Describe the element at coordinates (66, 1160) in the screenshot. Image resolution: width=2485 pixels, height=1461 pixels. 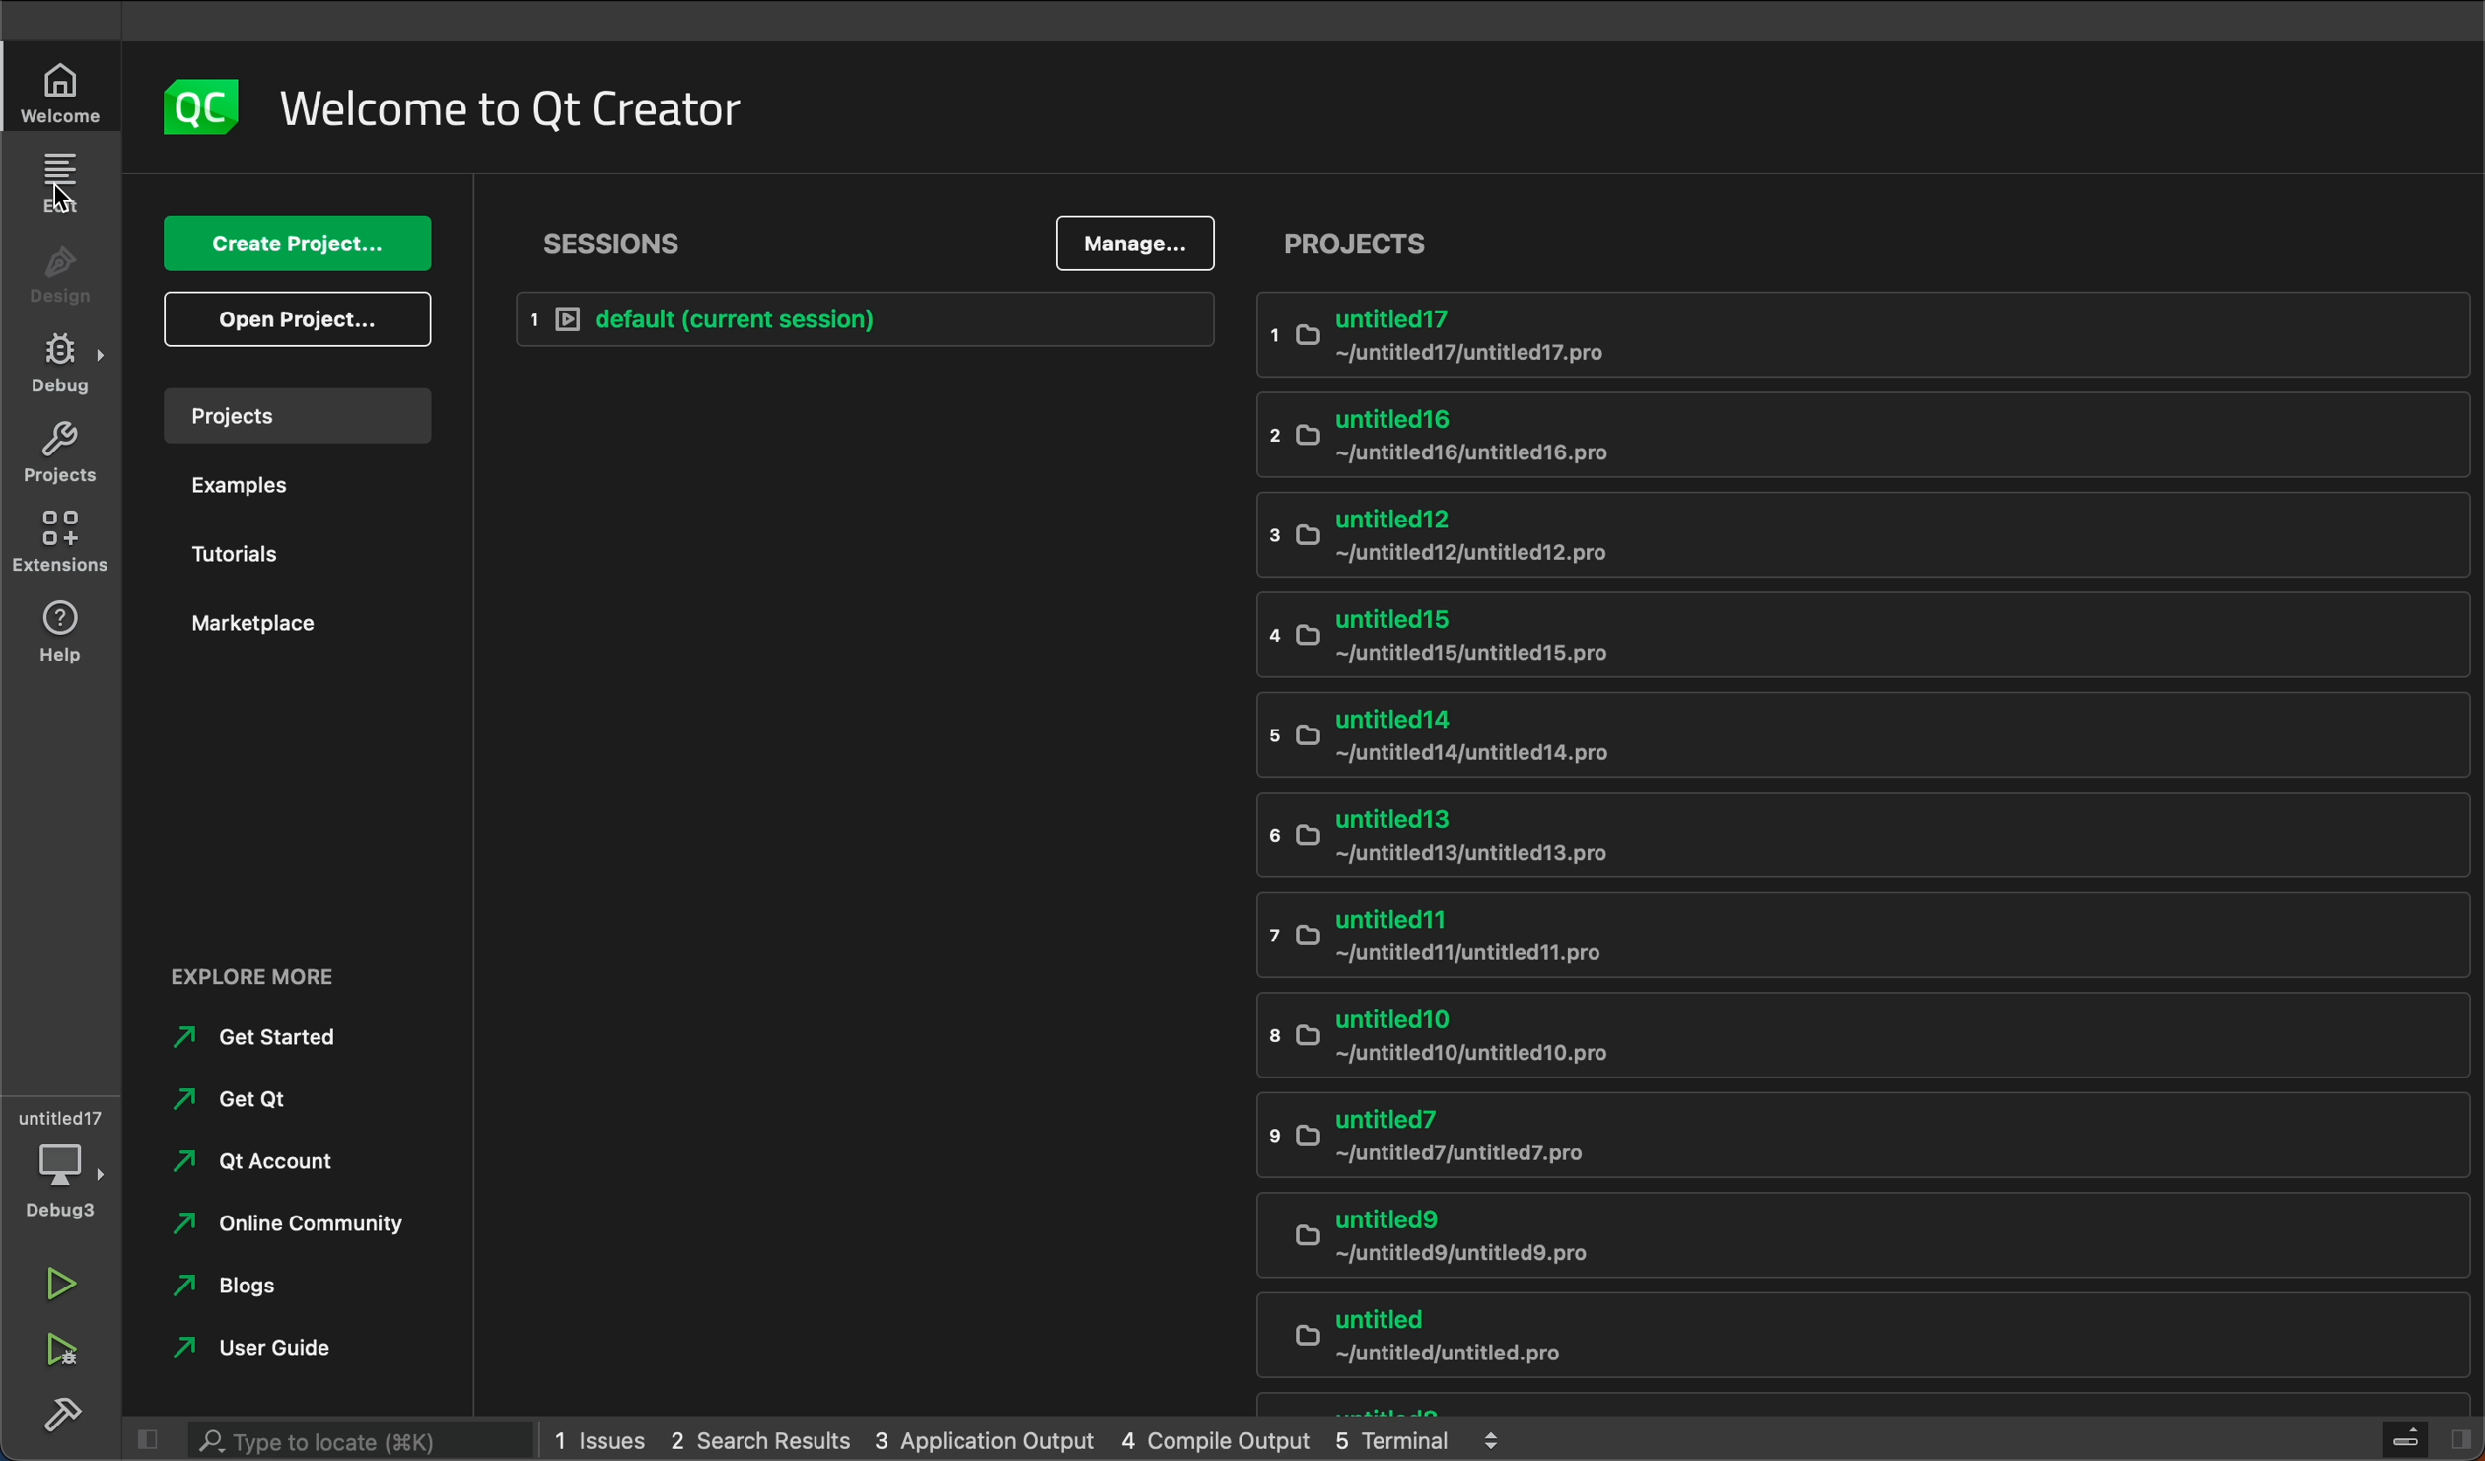
I see `debugger` at that location.